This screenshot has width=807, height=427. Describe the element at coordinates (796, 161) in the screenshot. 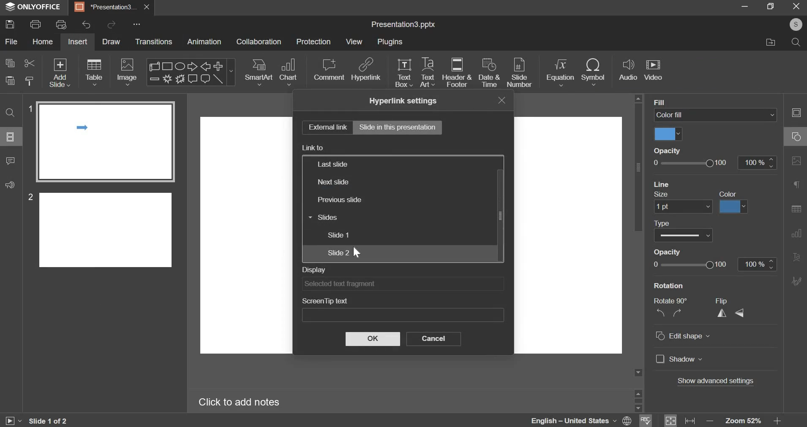

I see `Image settings` at that location.